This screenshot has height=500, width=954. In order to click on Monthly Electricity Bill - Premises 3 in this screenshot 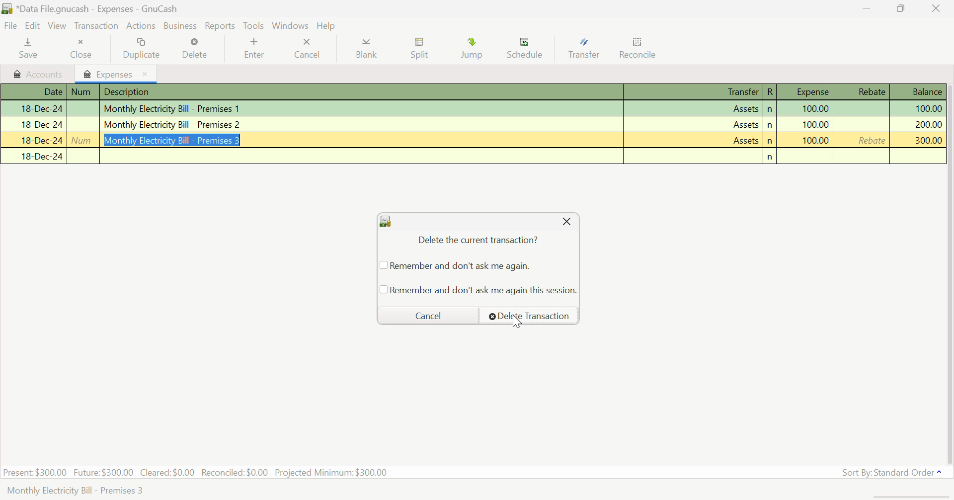, I will do `click(75, 492)`.